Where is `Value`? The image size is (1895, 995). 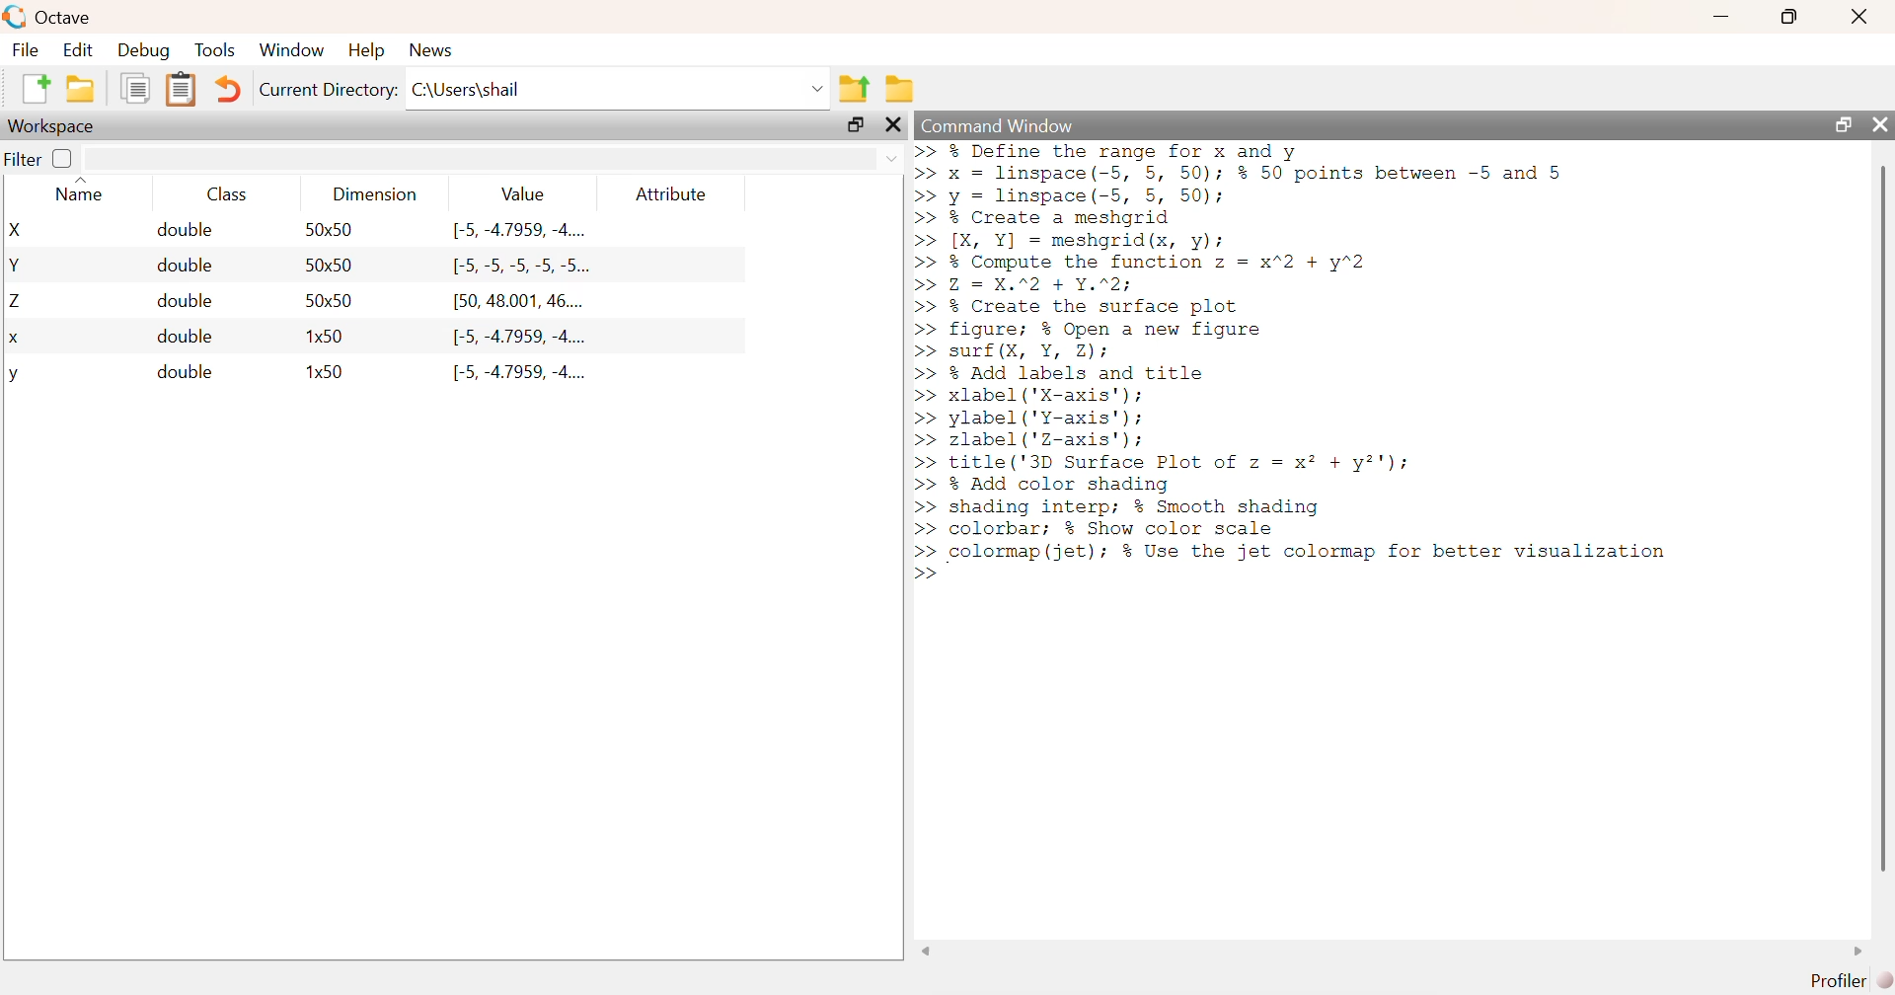 Value is located at coordinates (522, 193).